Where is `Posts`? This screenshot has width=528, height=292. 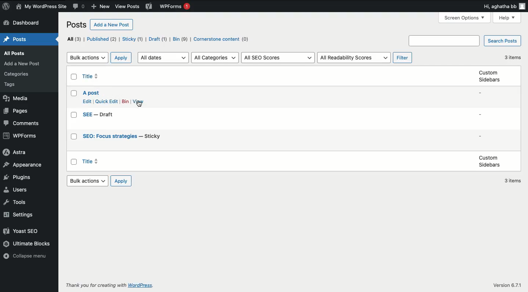 Posts is located at coordinates (15, 39).